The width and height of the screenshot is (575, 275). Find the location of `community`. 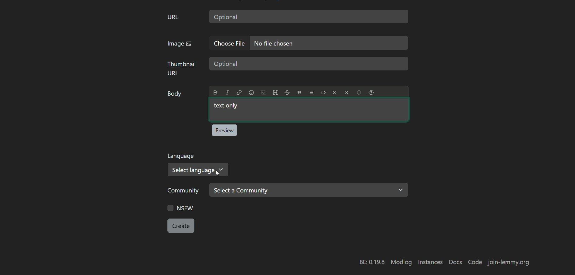

community is located at coordinates (185, 191).